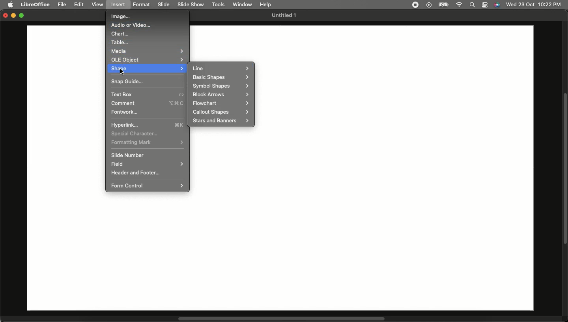  Describe the element at coordinates (147, 142) in the screenshot. I see `Formating mark` at that location.